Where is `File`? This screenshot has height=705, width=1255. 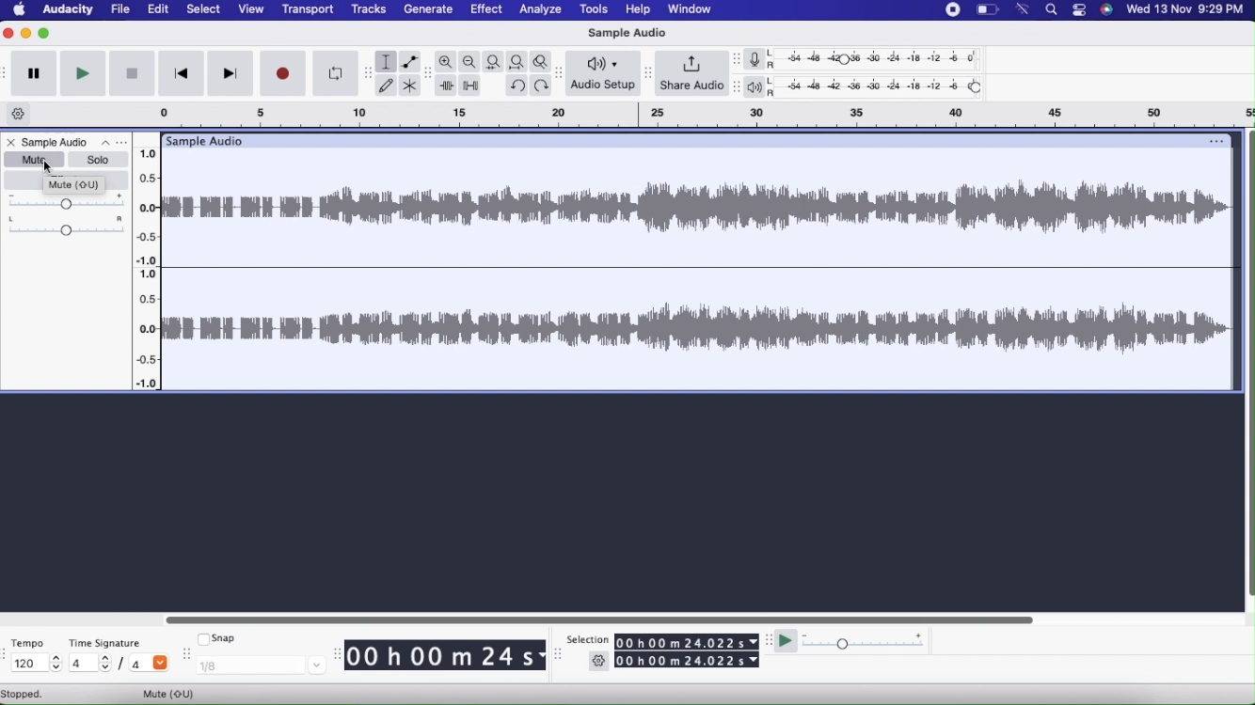
File is located at coordinates (120, 9).